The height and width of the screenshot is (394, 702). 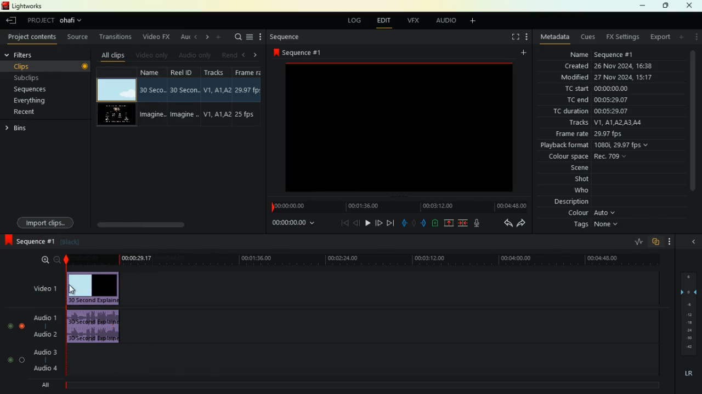 I want to click on battery, so click(x=434, y=224).